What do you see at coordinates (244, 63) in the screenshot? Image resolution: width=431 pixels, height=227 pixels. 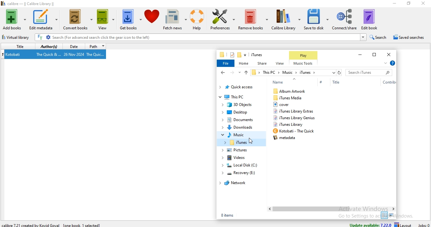 I see `home` at bounding box center [244, 63].